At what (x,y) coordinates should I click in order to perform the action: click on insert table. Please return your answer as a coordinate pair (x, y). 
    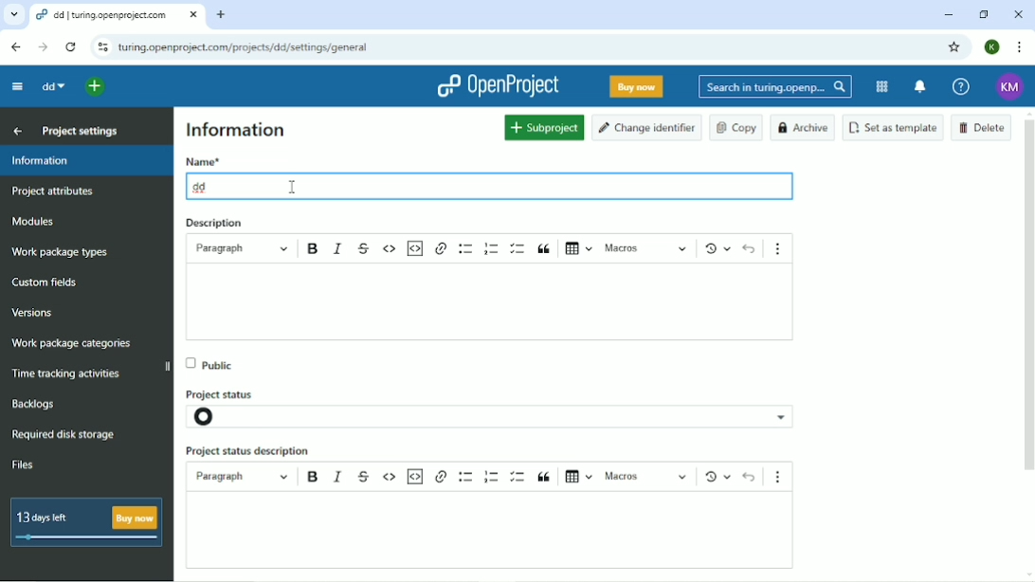
    Looking at the image, I should click on (579, 474).